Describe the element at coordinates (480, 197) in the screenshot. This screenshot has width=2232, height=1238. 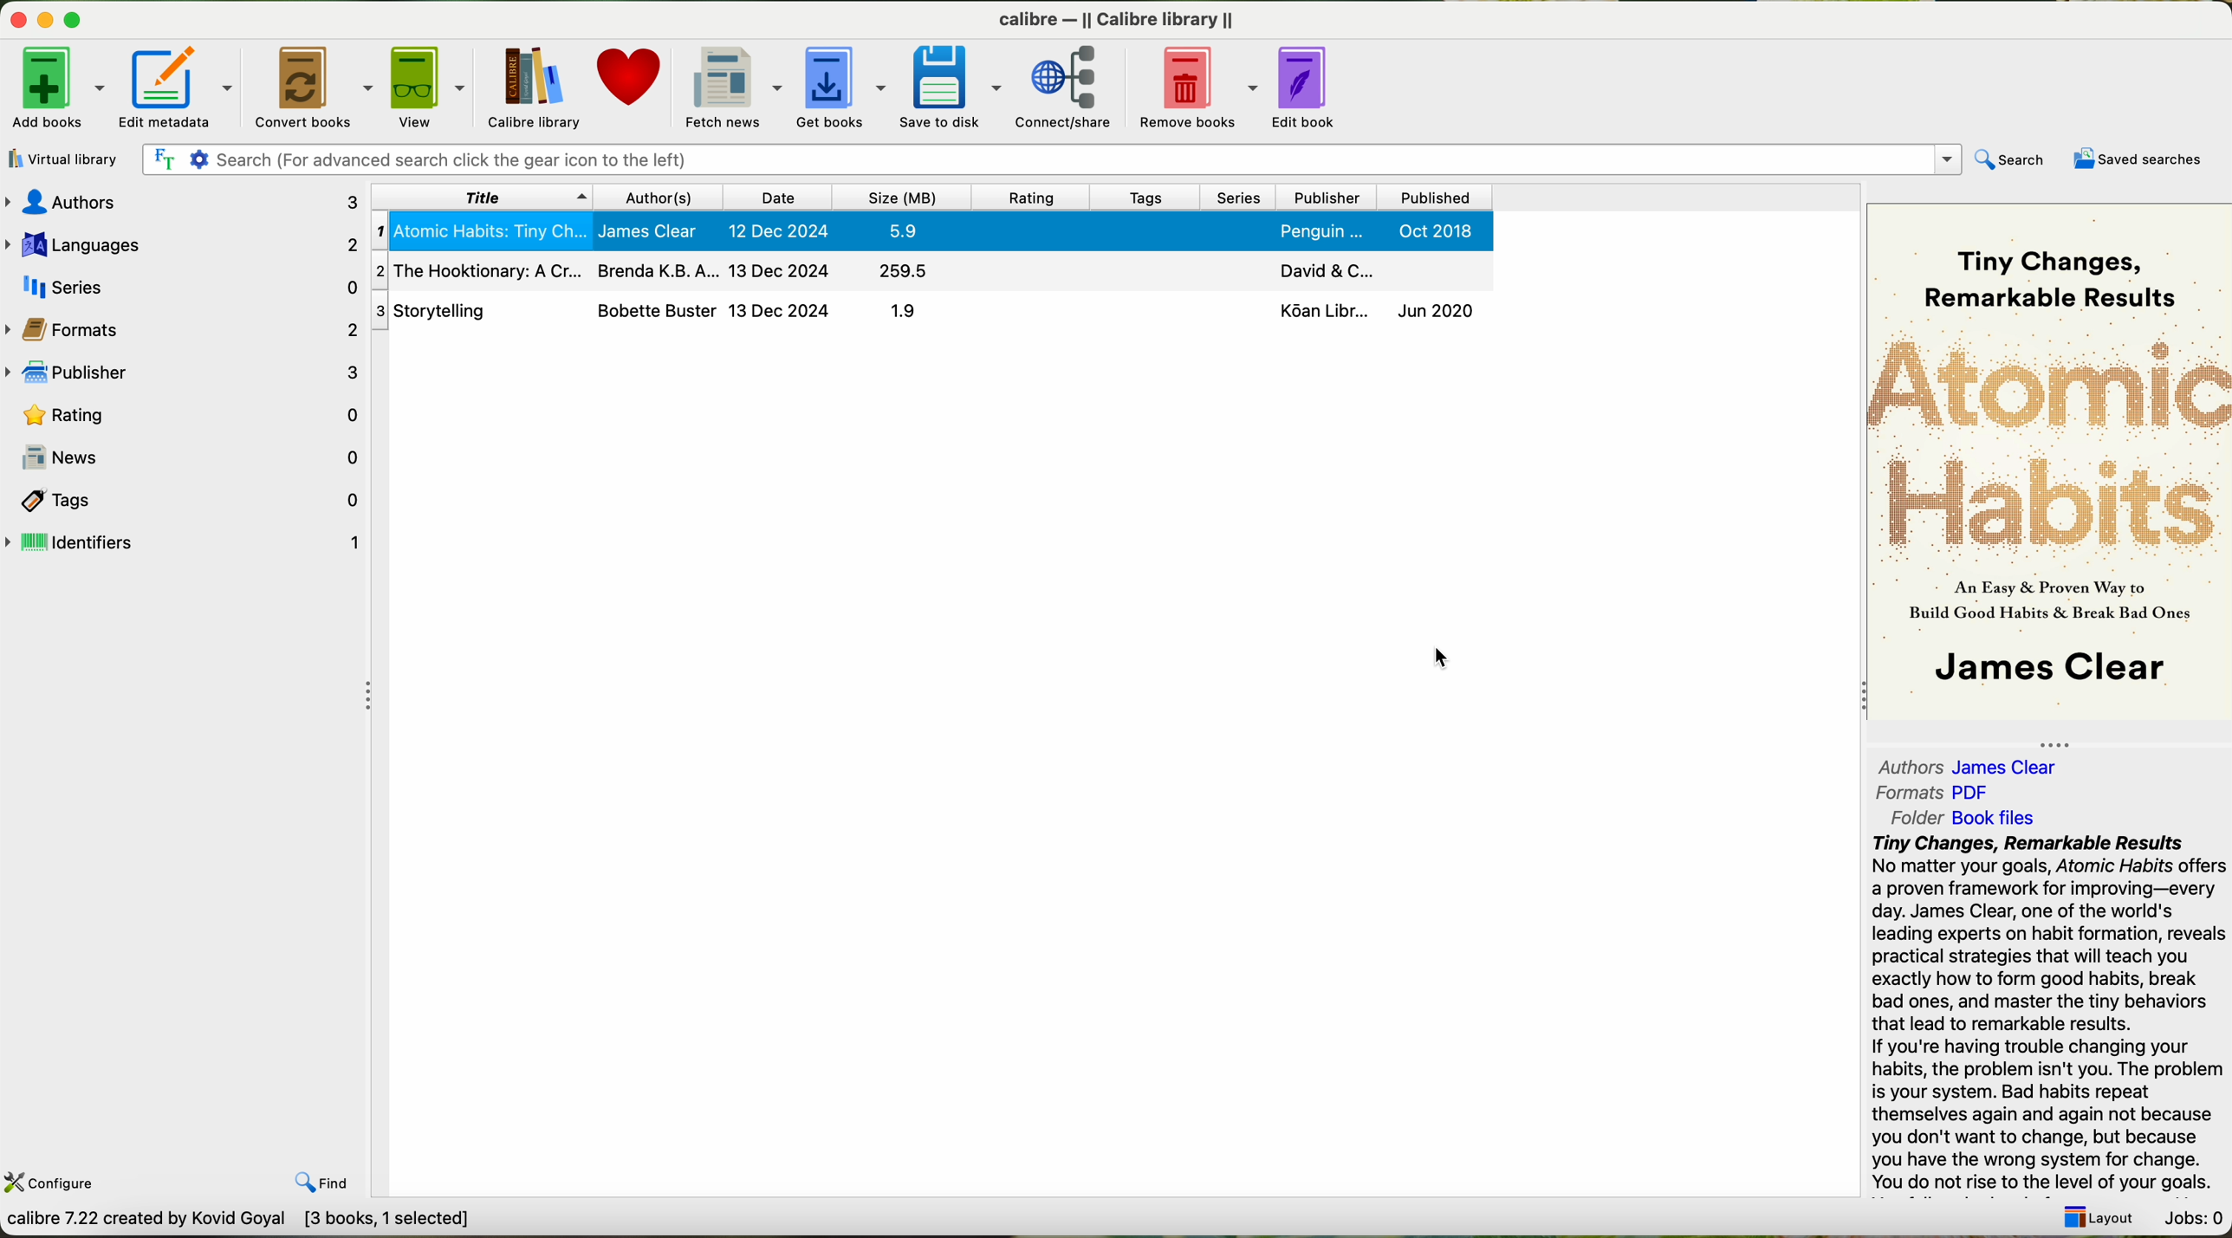
I see `title` at that location.